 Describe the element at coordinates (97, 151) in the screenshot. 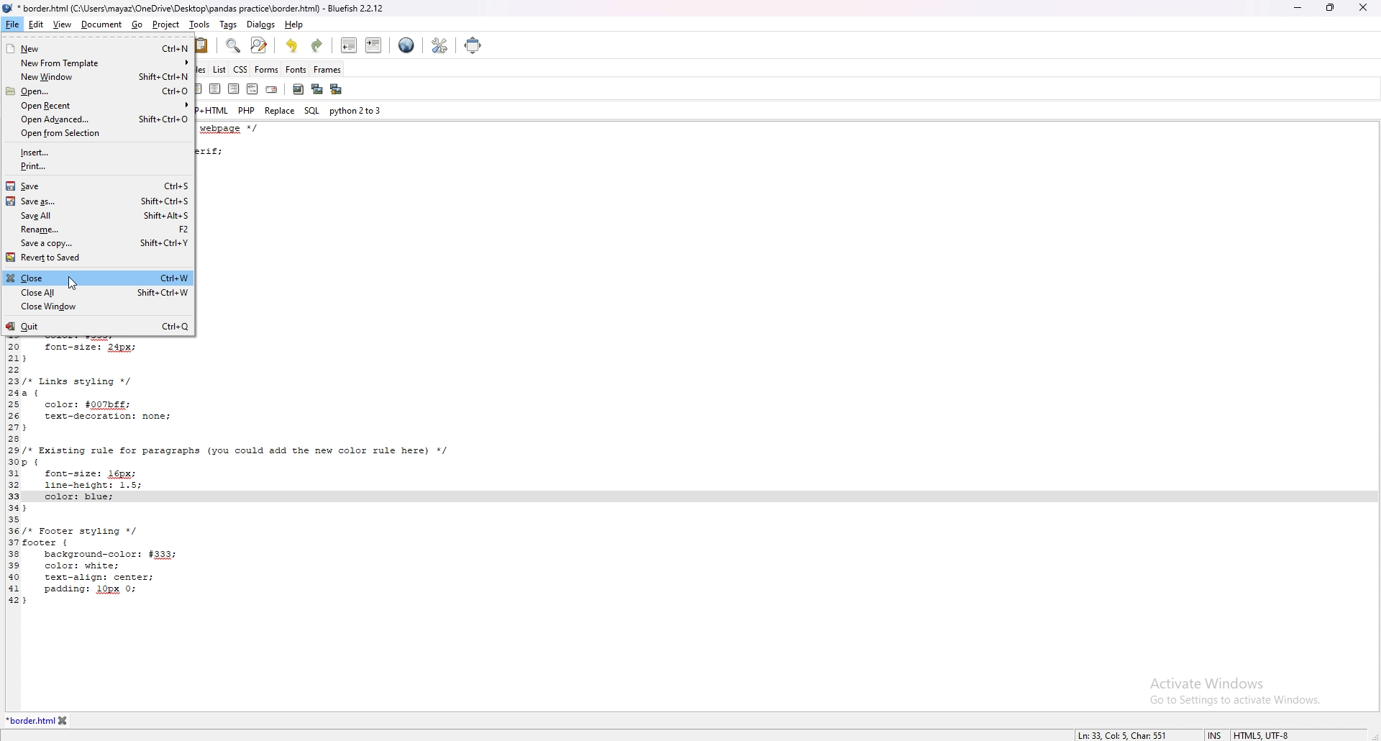

I see `insert` at that location.